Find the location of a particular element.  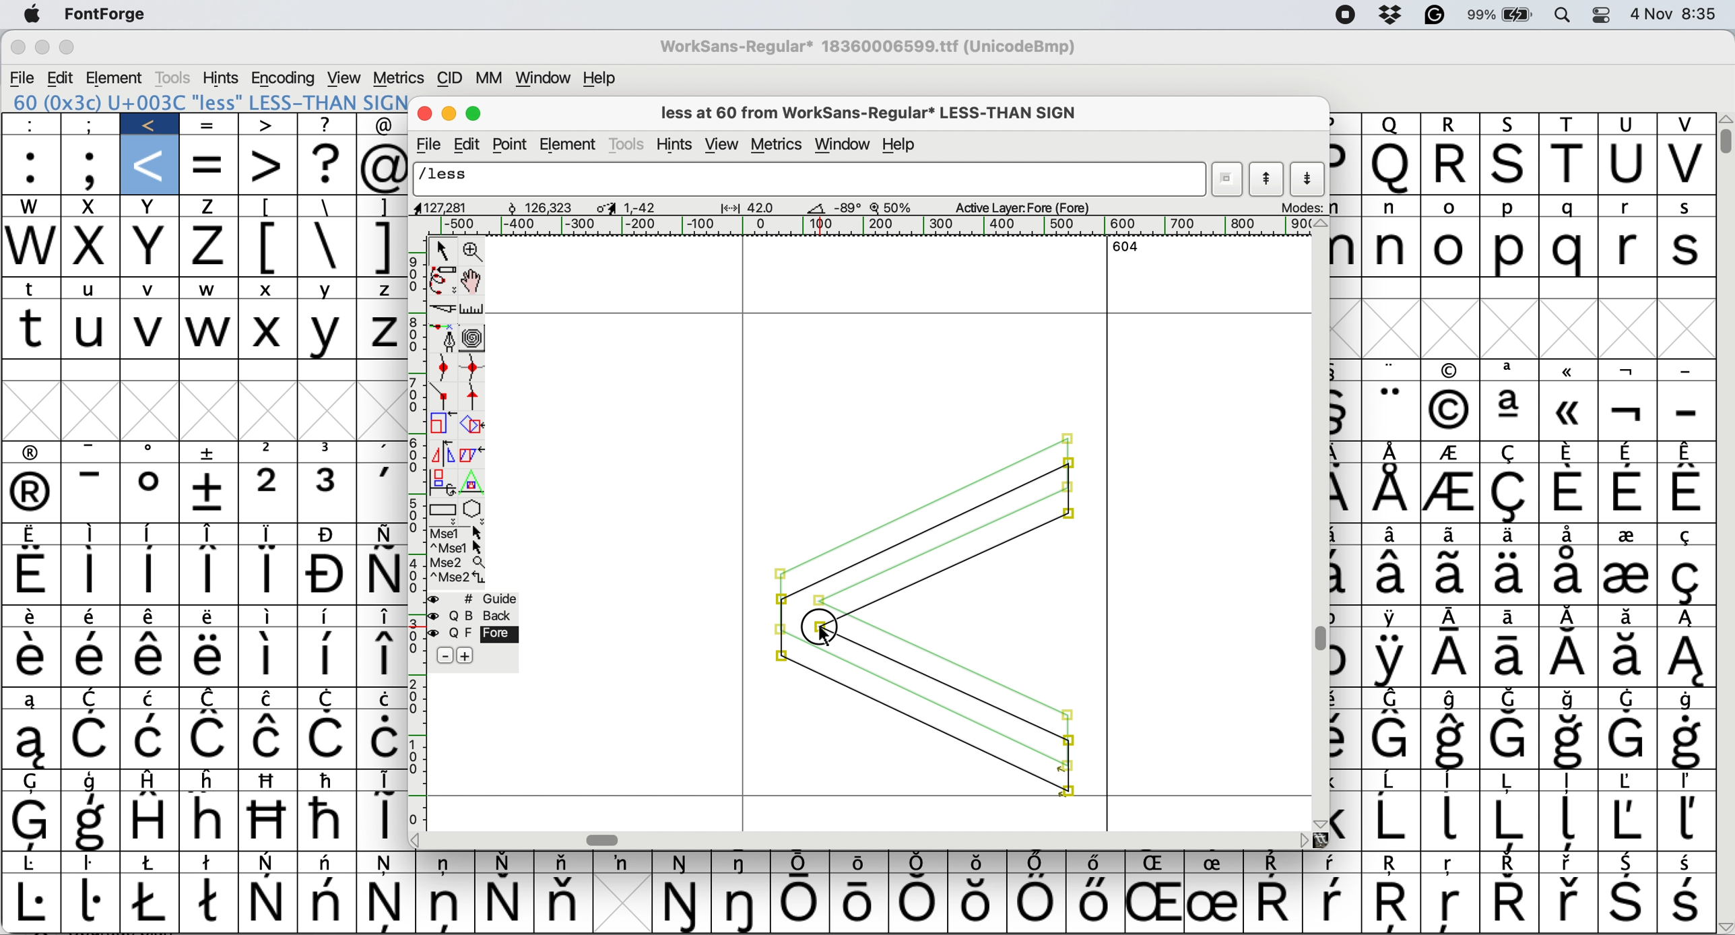

cursor is located at coordinates (825, 637).